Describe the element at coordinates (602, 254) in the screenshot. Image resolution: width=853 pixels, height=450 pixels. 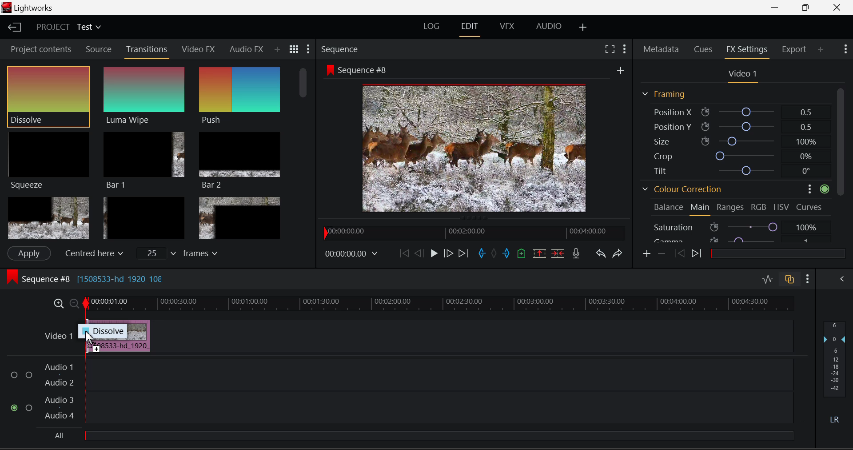
I see `Undo` at that location.